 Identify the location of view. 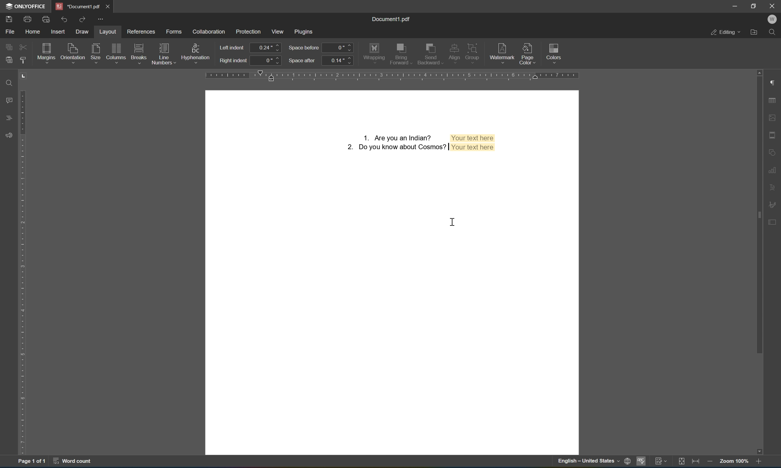
(279, 32).